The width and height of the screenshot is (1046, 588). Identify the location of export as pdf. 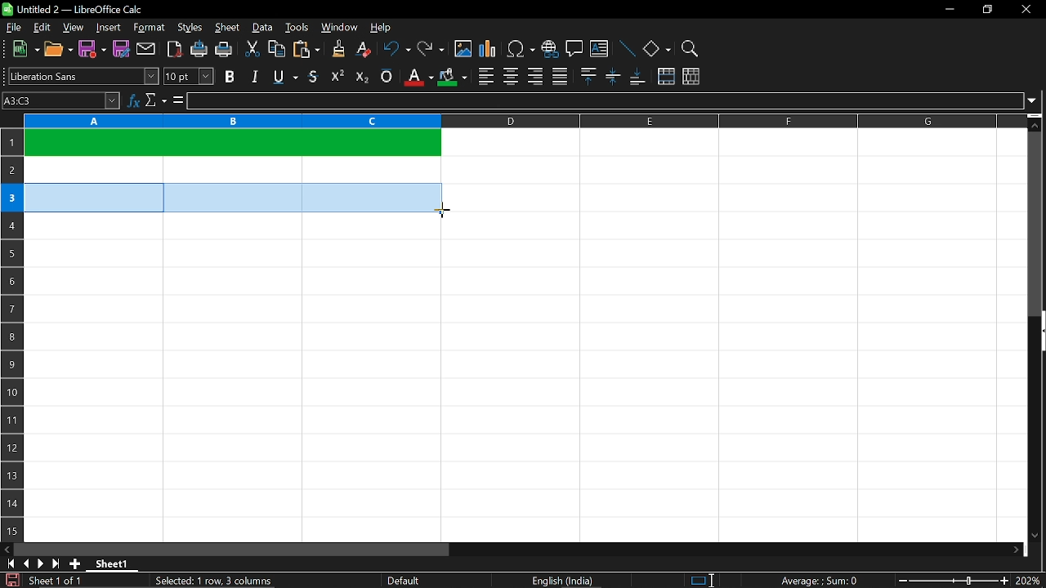
(172, 49).